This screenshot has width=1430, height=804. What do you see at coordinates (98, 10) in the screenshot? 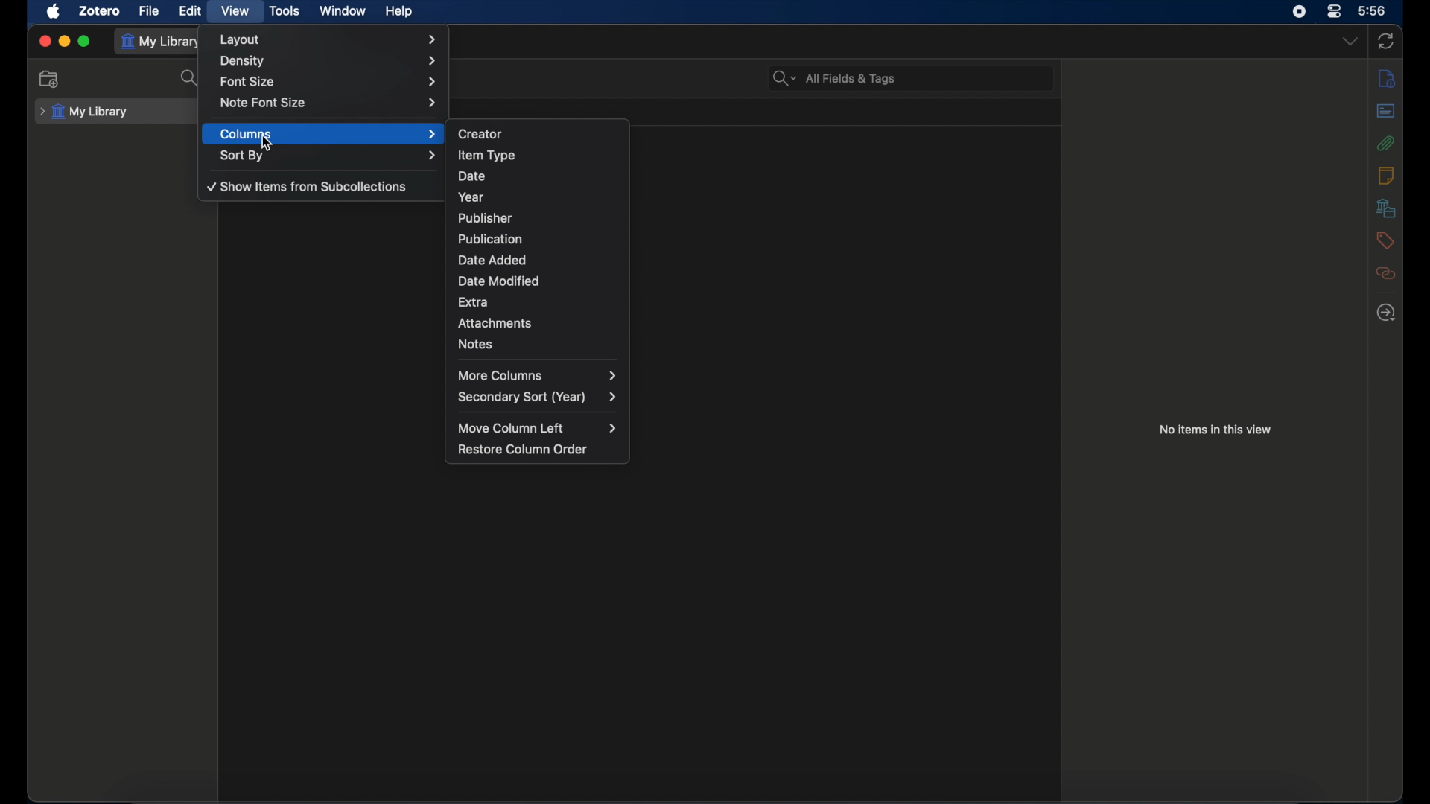
I see `zotero` at bounding box center [98, 10].